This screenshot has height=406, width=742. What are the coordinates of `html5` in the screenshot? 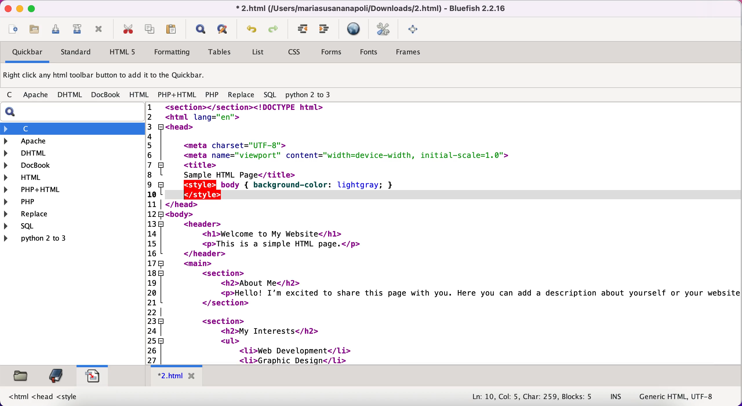 It's located at (121, 52).